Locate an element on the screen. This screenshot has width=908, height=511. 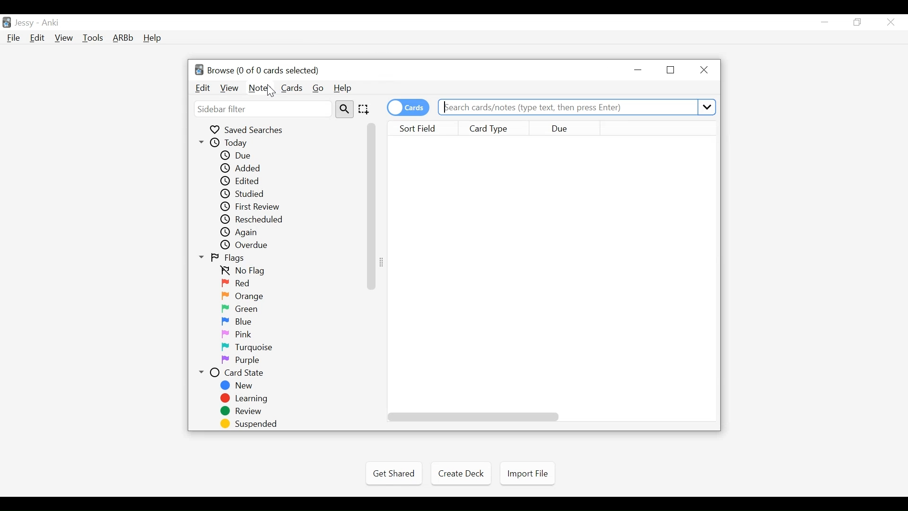
Card Type is located at coordinates (494, 128).